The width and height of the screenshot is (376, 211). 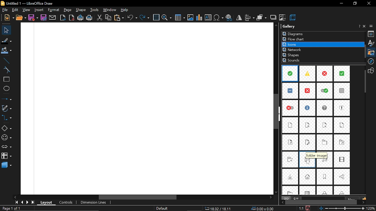 I want to click on scroll left, so click(x=15, y=197).